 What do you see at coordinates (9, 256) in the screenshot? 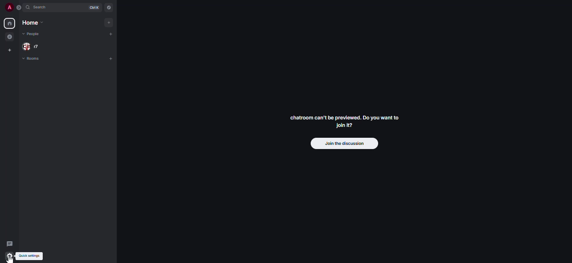
I see `quick settings` at bounding box center [9, 256].